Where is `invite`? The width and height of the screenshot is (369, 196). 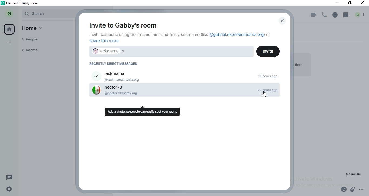 invite is located at coordinates (268, 51).